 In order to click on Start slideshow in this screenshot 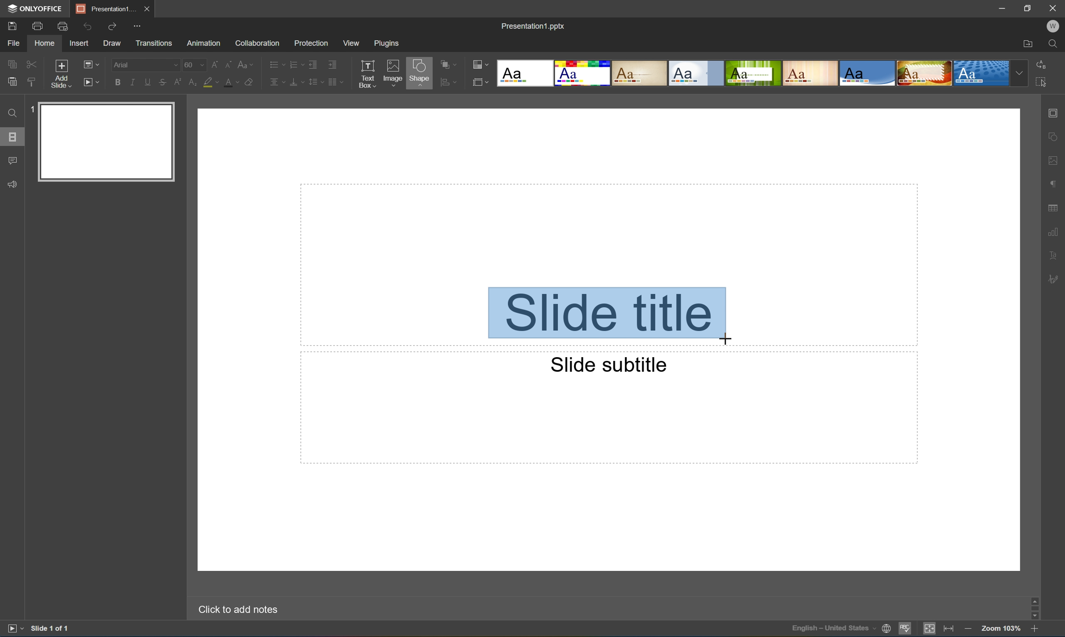, I will do `click(93, 82)`.